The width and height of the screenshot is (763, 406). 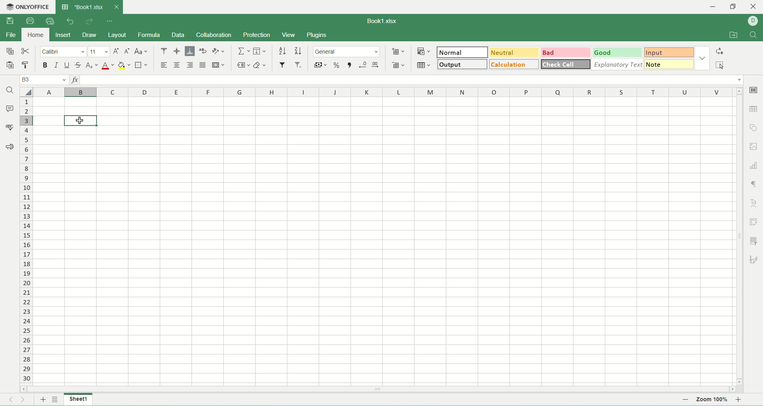 I want to click on justified, so click(x=203, y=65).